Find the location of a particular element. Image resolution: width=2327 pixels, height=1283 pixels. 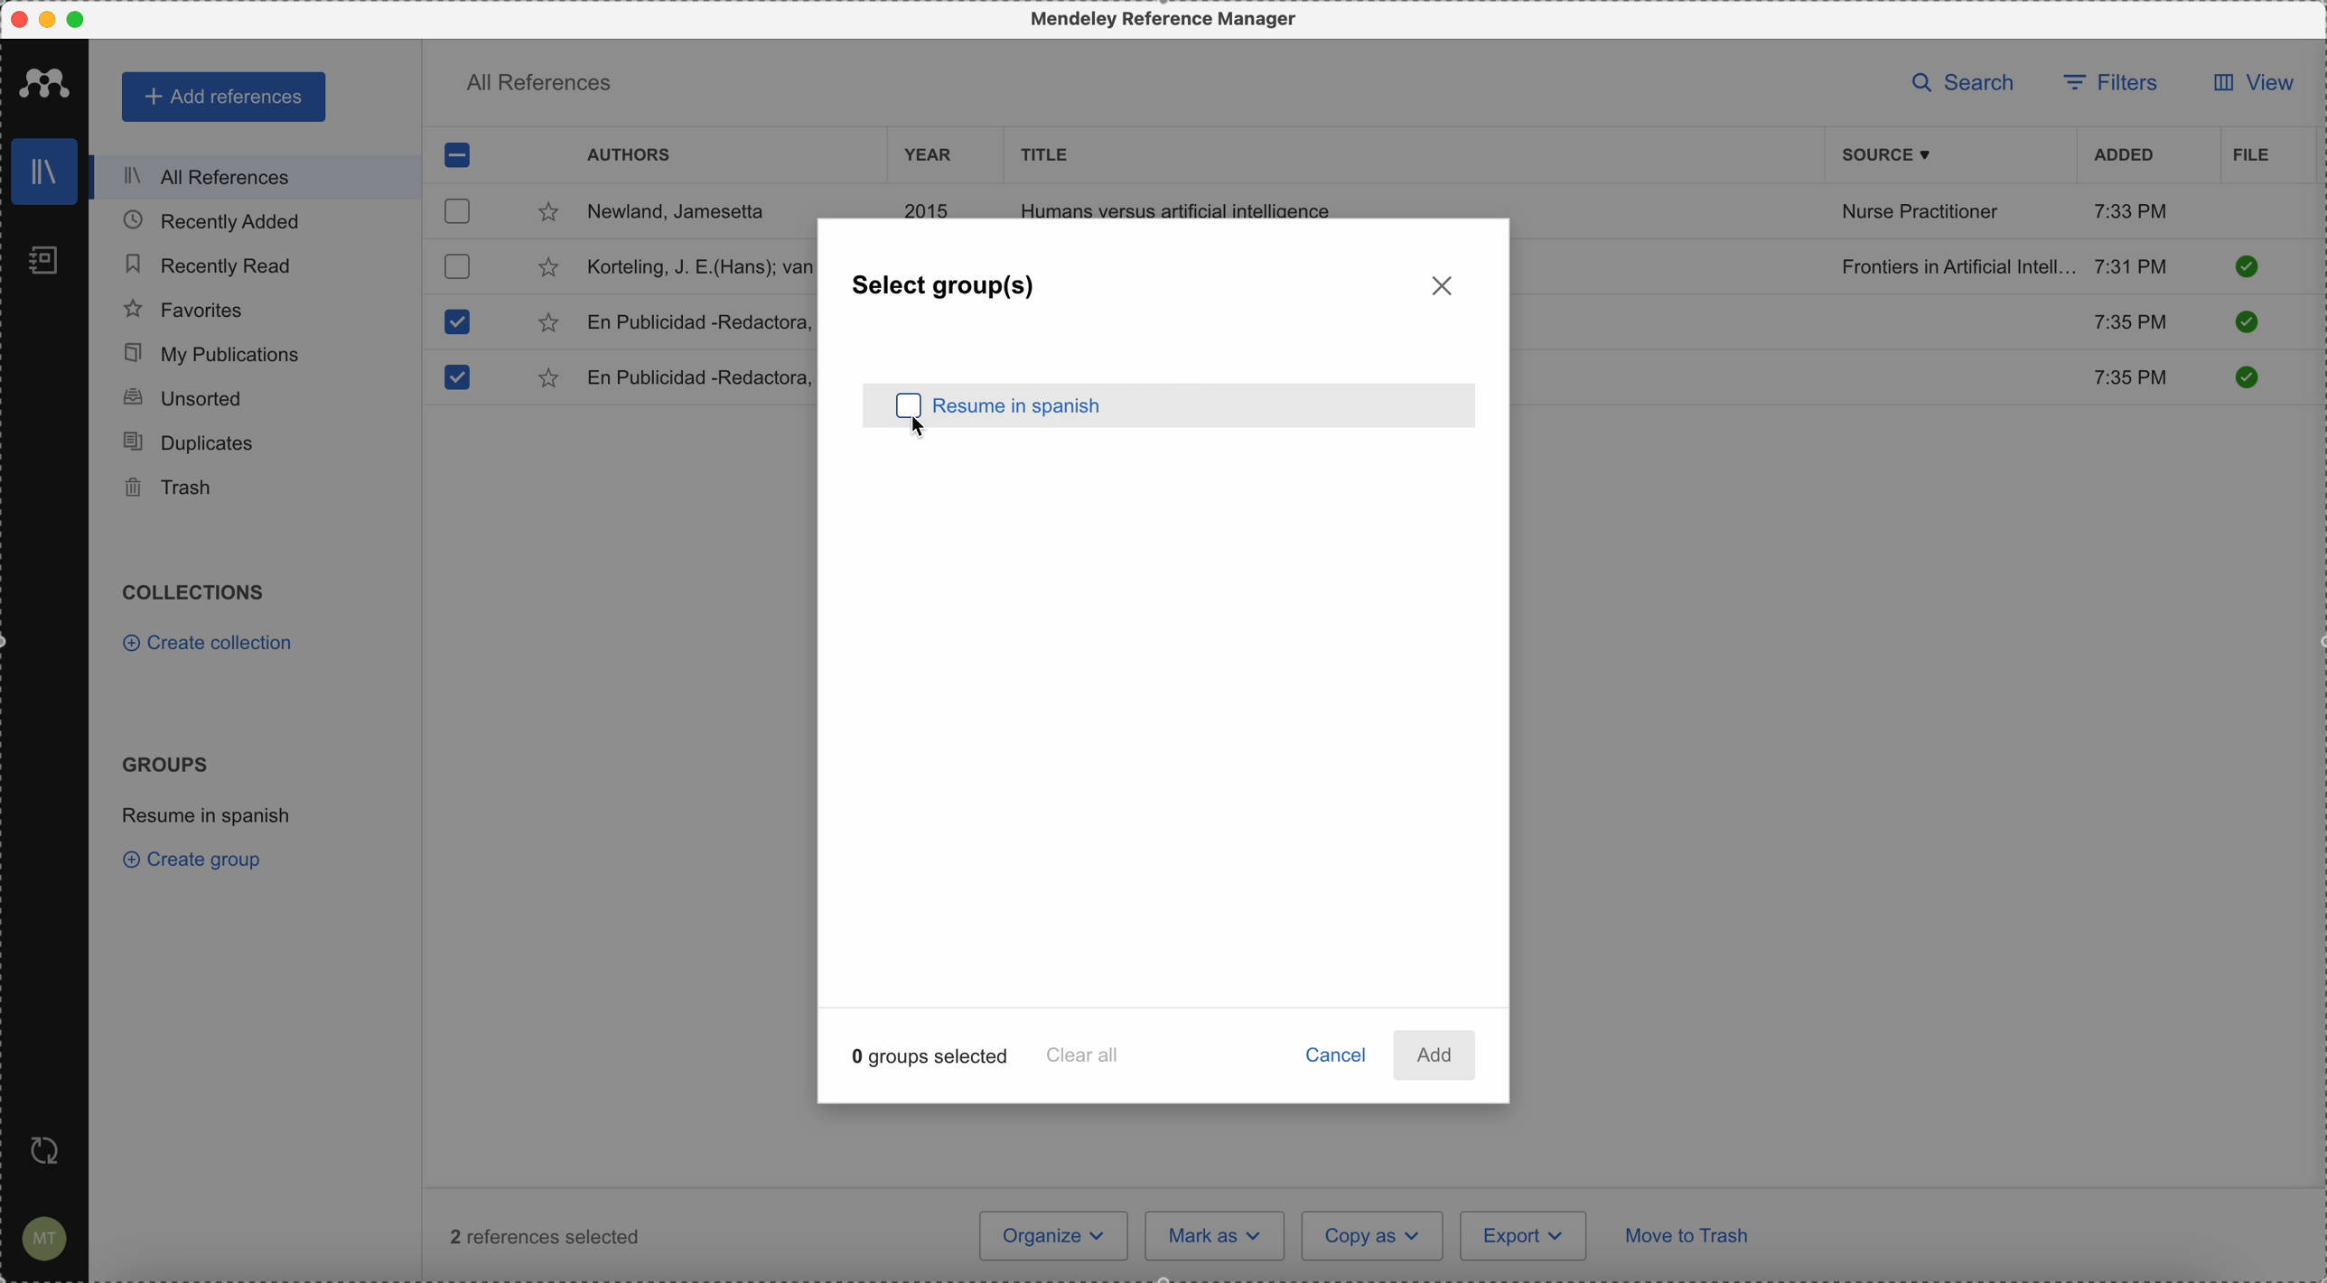

resume in spanish group is located at coordinates (210, 813).